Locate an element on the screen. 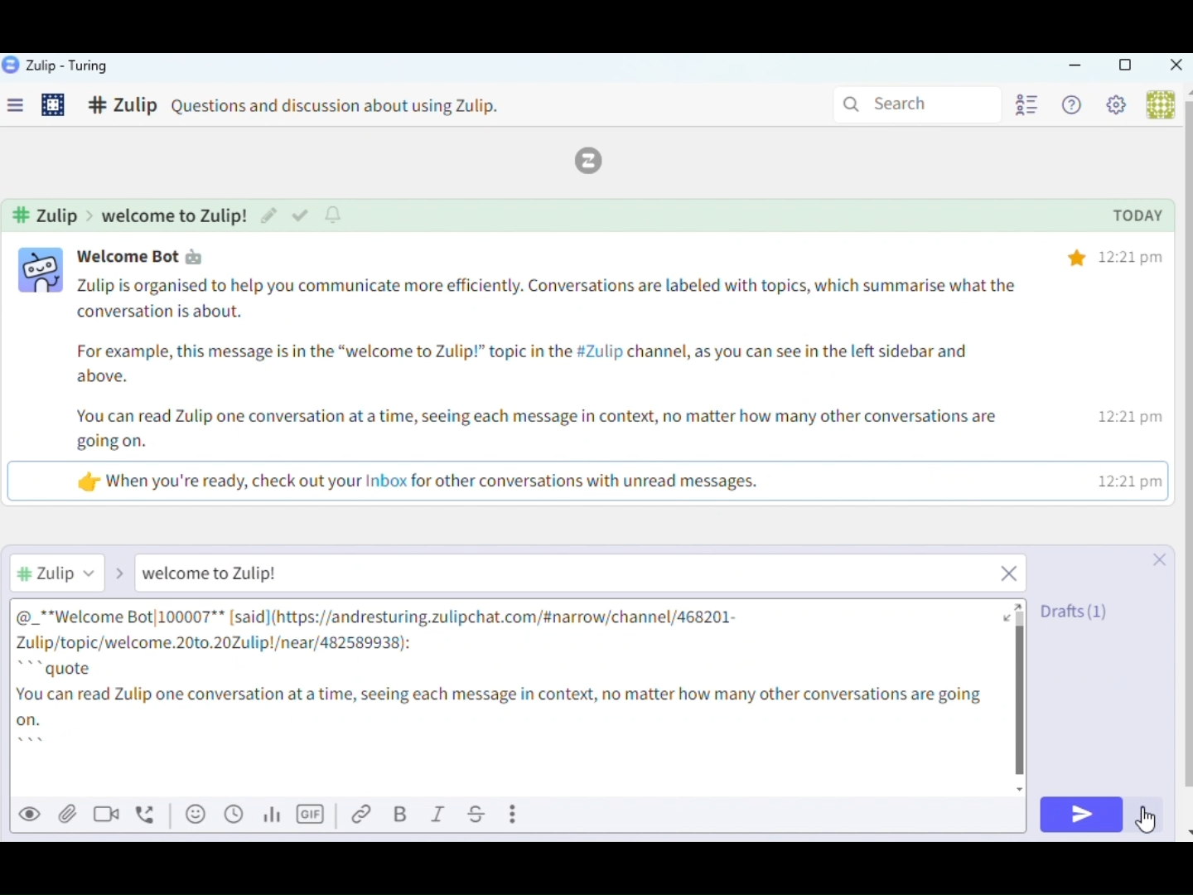 The height and width of the screenshot is (895, 1193). Down is located at coordinates (1025, 787).